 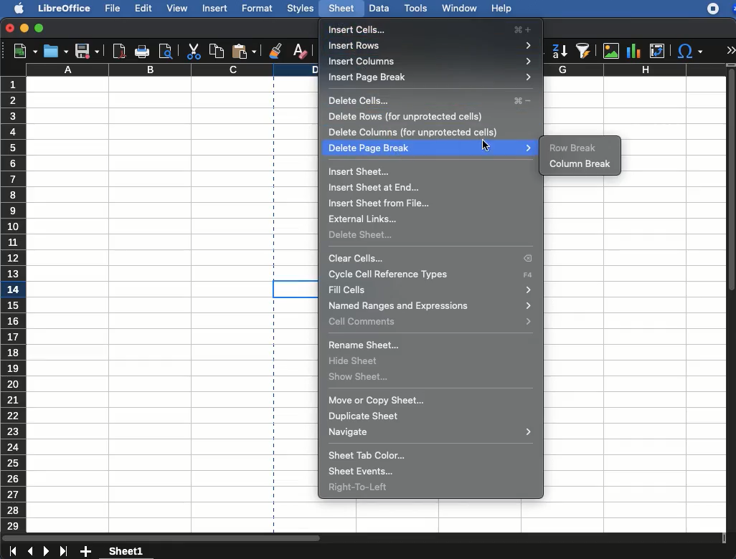 What do you see at coordinates (276, 50) in the screenshot?
I see `clone formatting` at bounding box center [276, 50].